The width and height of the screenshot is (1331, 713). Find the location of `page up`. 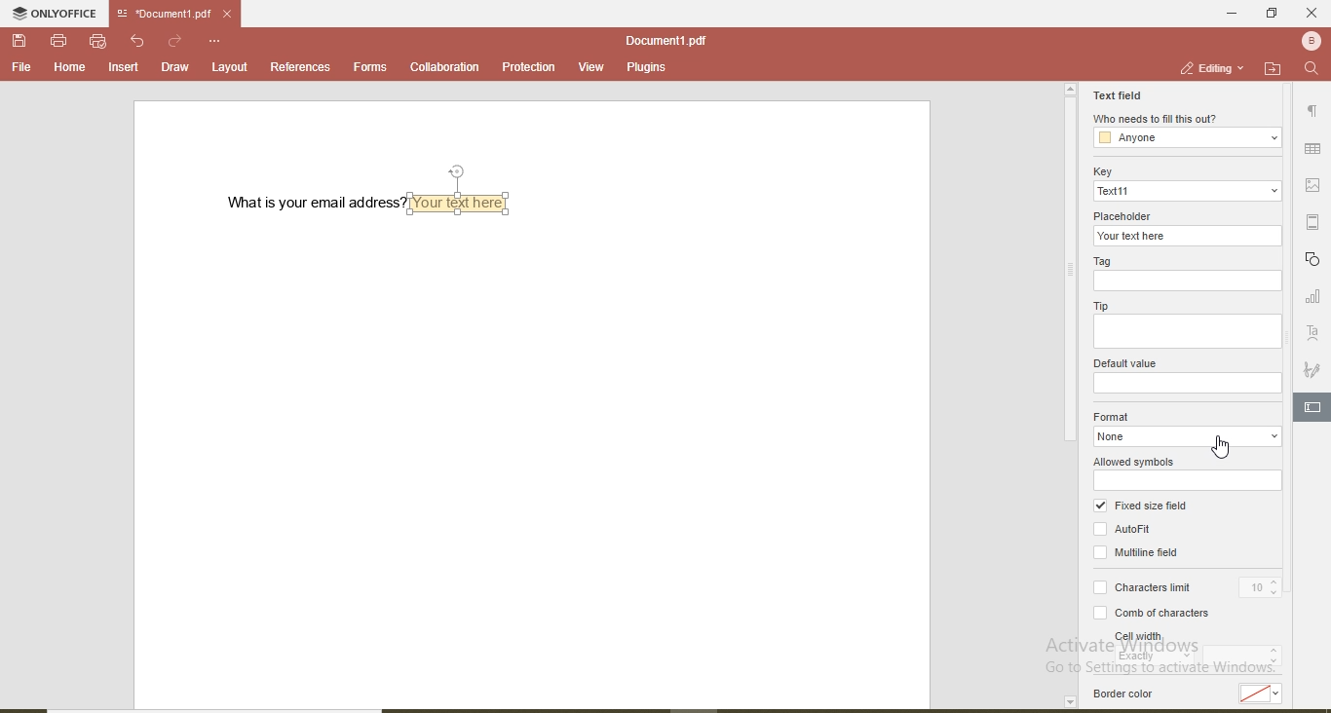

page up is located at coordinates (1070, 90).